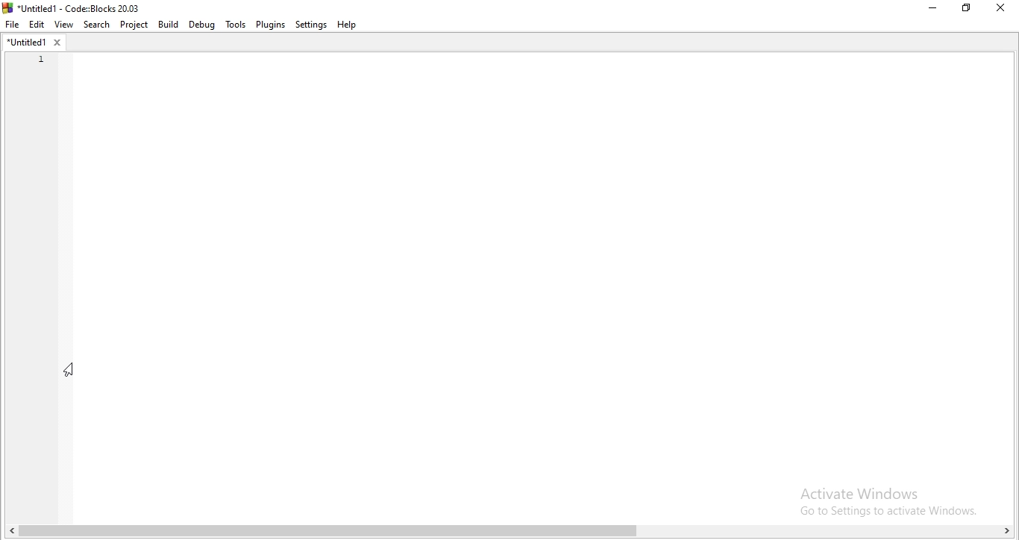 The image size is (1019, 540). I want to click on File, so click(13, 23).